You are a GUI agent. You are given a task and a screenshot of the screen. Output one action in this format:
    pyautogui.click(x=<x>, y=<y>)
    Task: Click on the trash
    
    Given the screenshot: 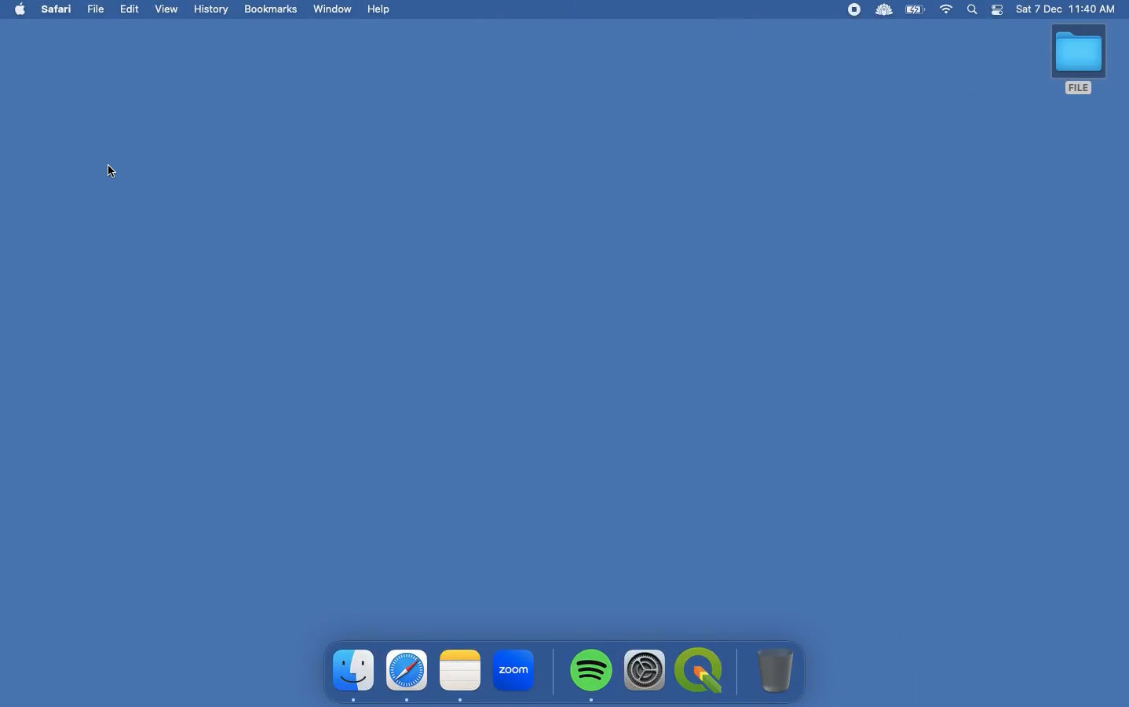 What is the action you would take?
    pyautogui.click(x=773, y=669)
    